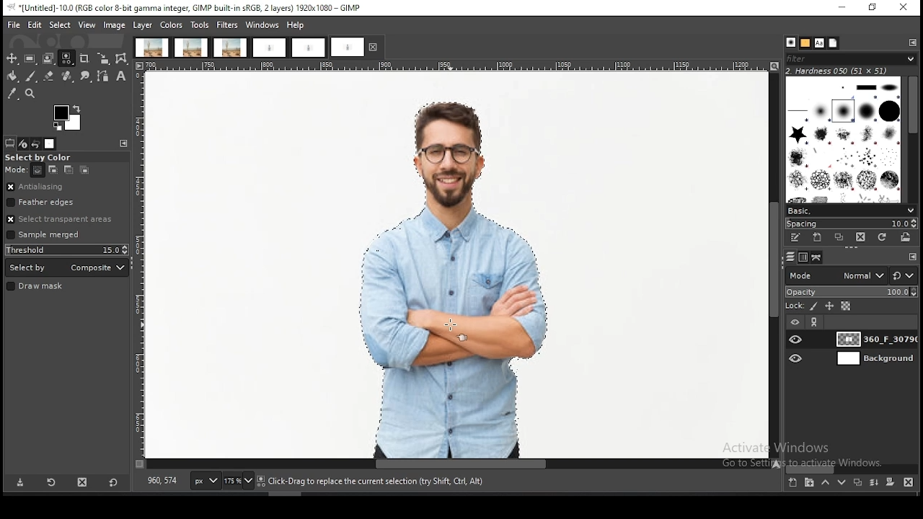 This screenshot has height=519, width=923. What do you see at coordinates (164, 482) in the screenshot?
I see `775, 465` at bounding box center [164, 482].